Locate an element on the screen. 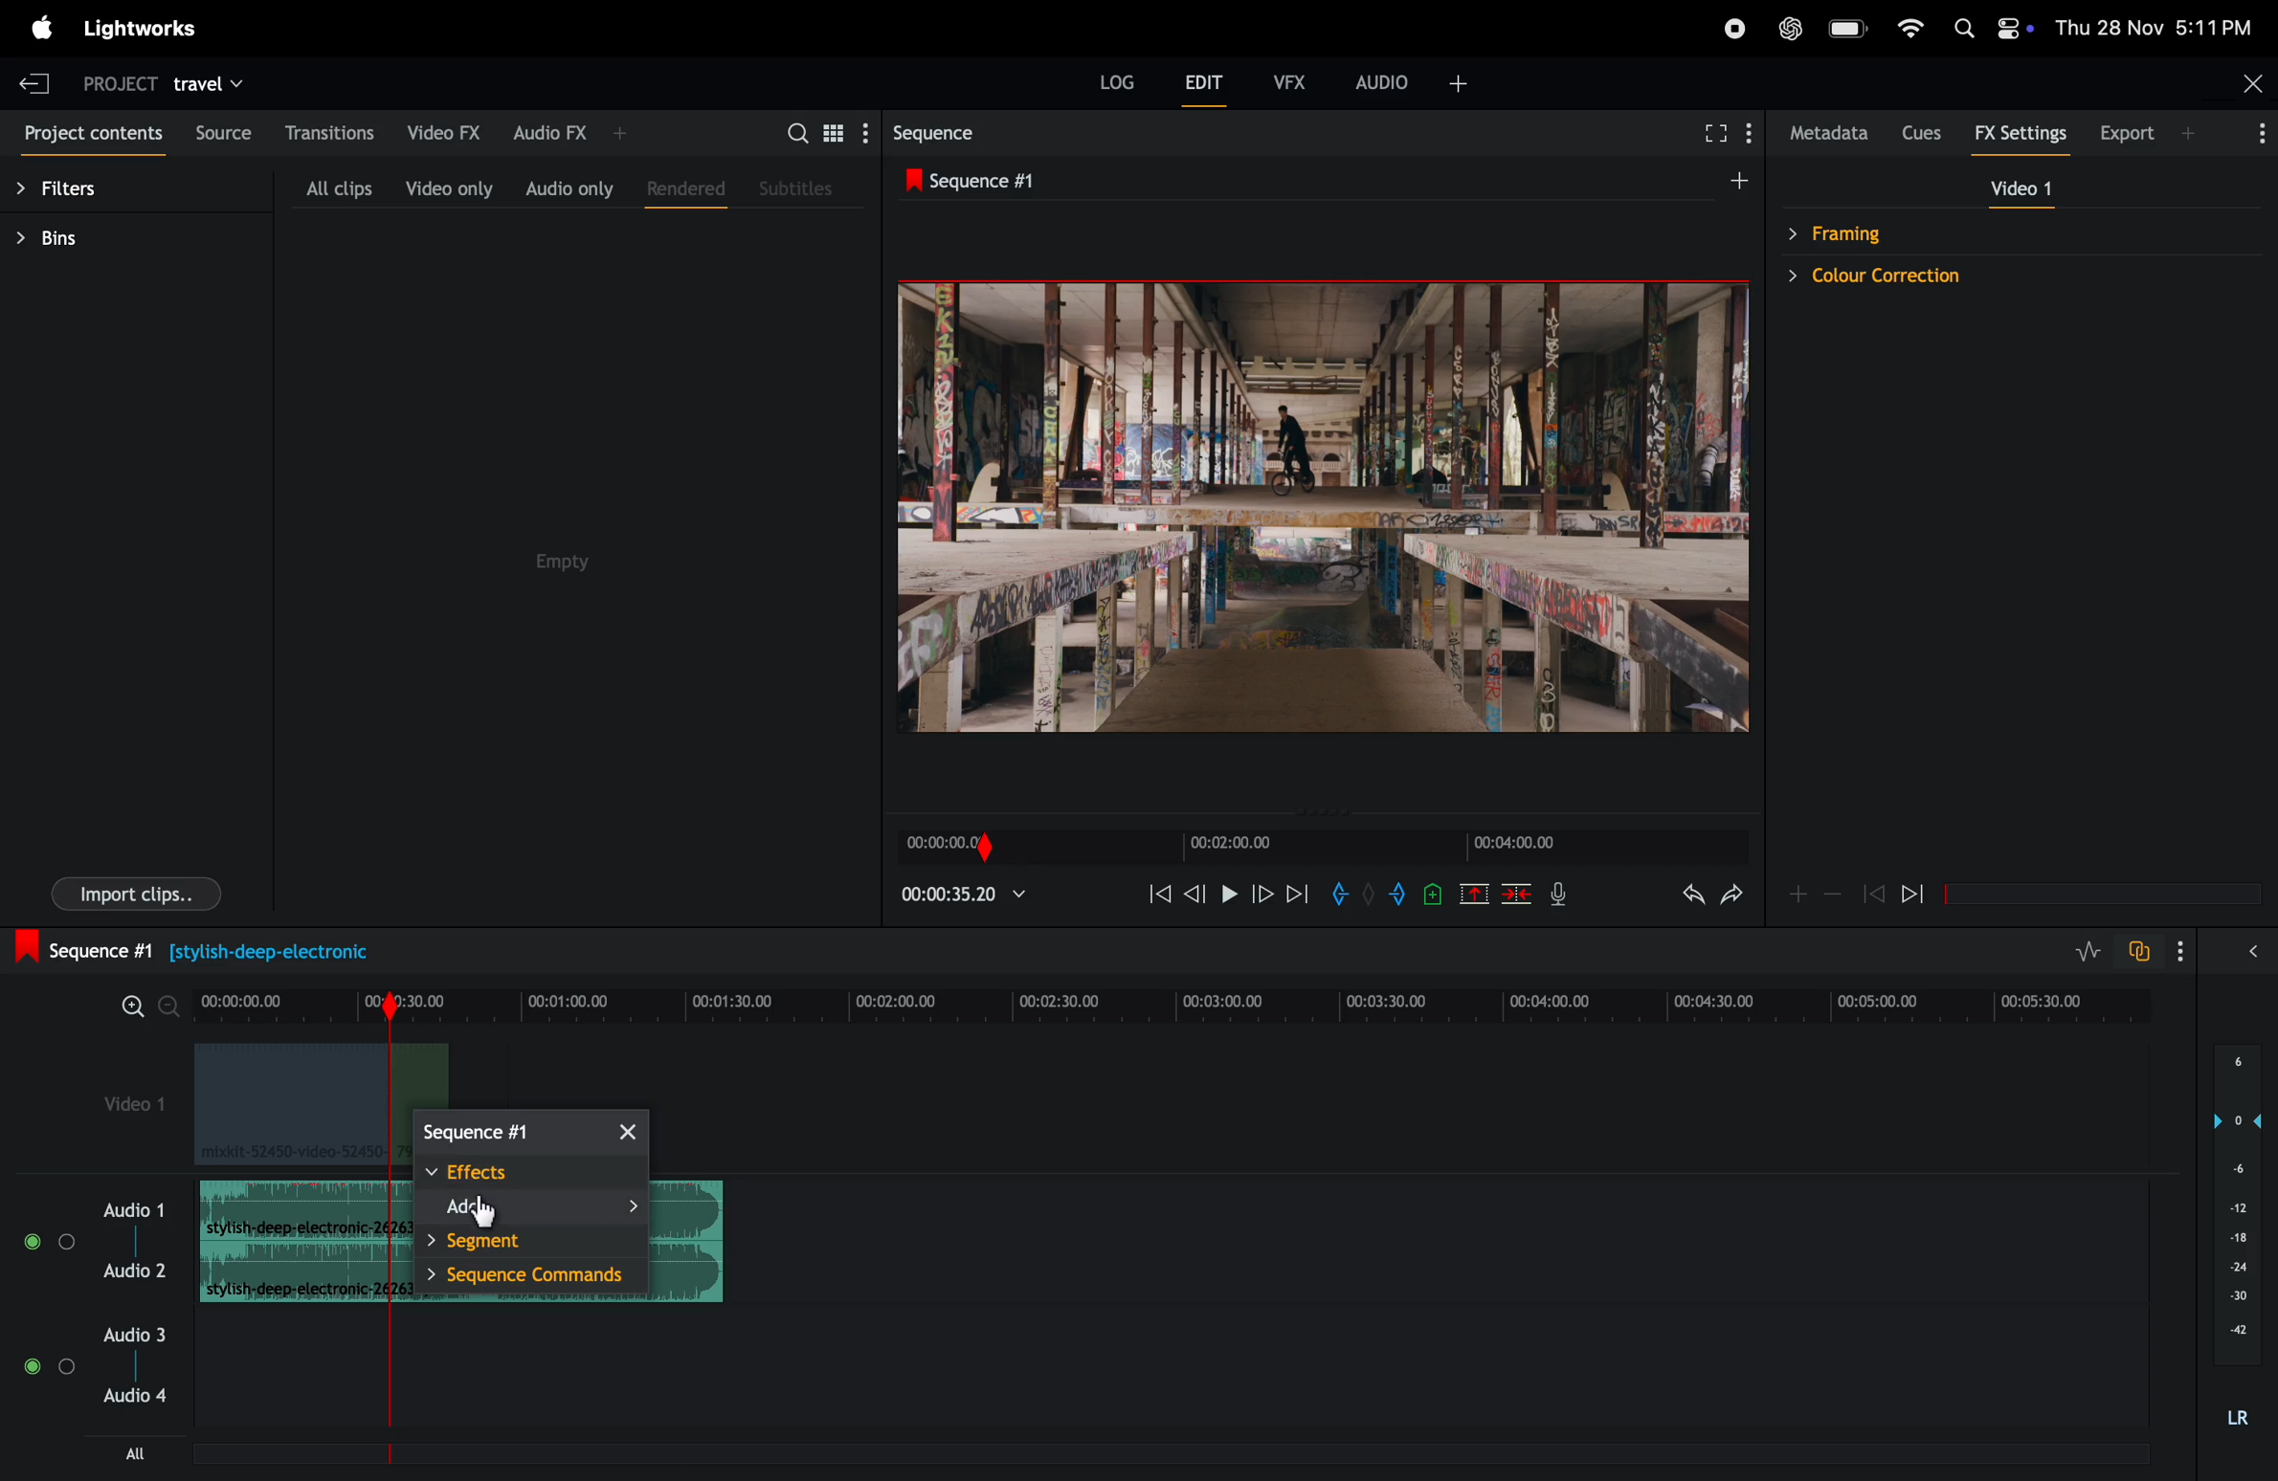  audio  is located at coordinates (1416, 80).